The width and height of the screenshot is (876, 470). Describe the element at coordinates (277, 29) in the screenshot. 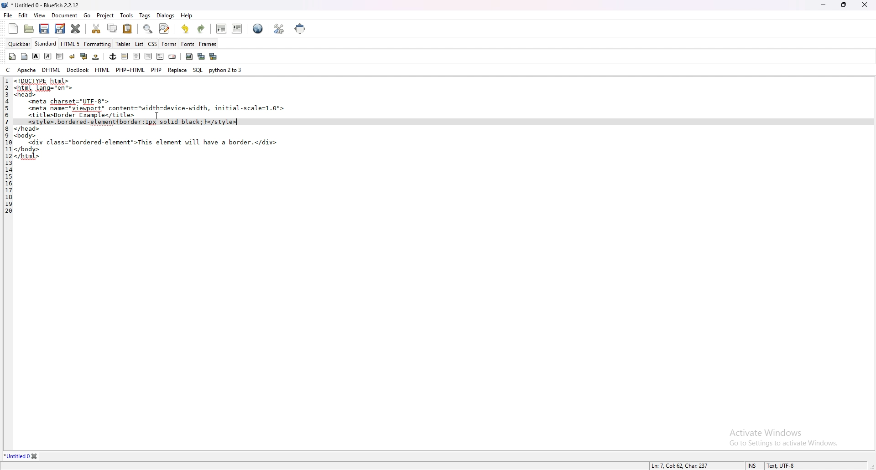

I see `edit preference` at that location.